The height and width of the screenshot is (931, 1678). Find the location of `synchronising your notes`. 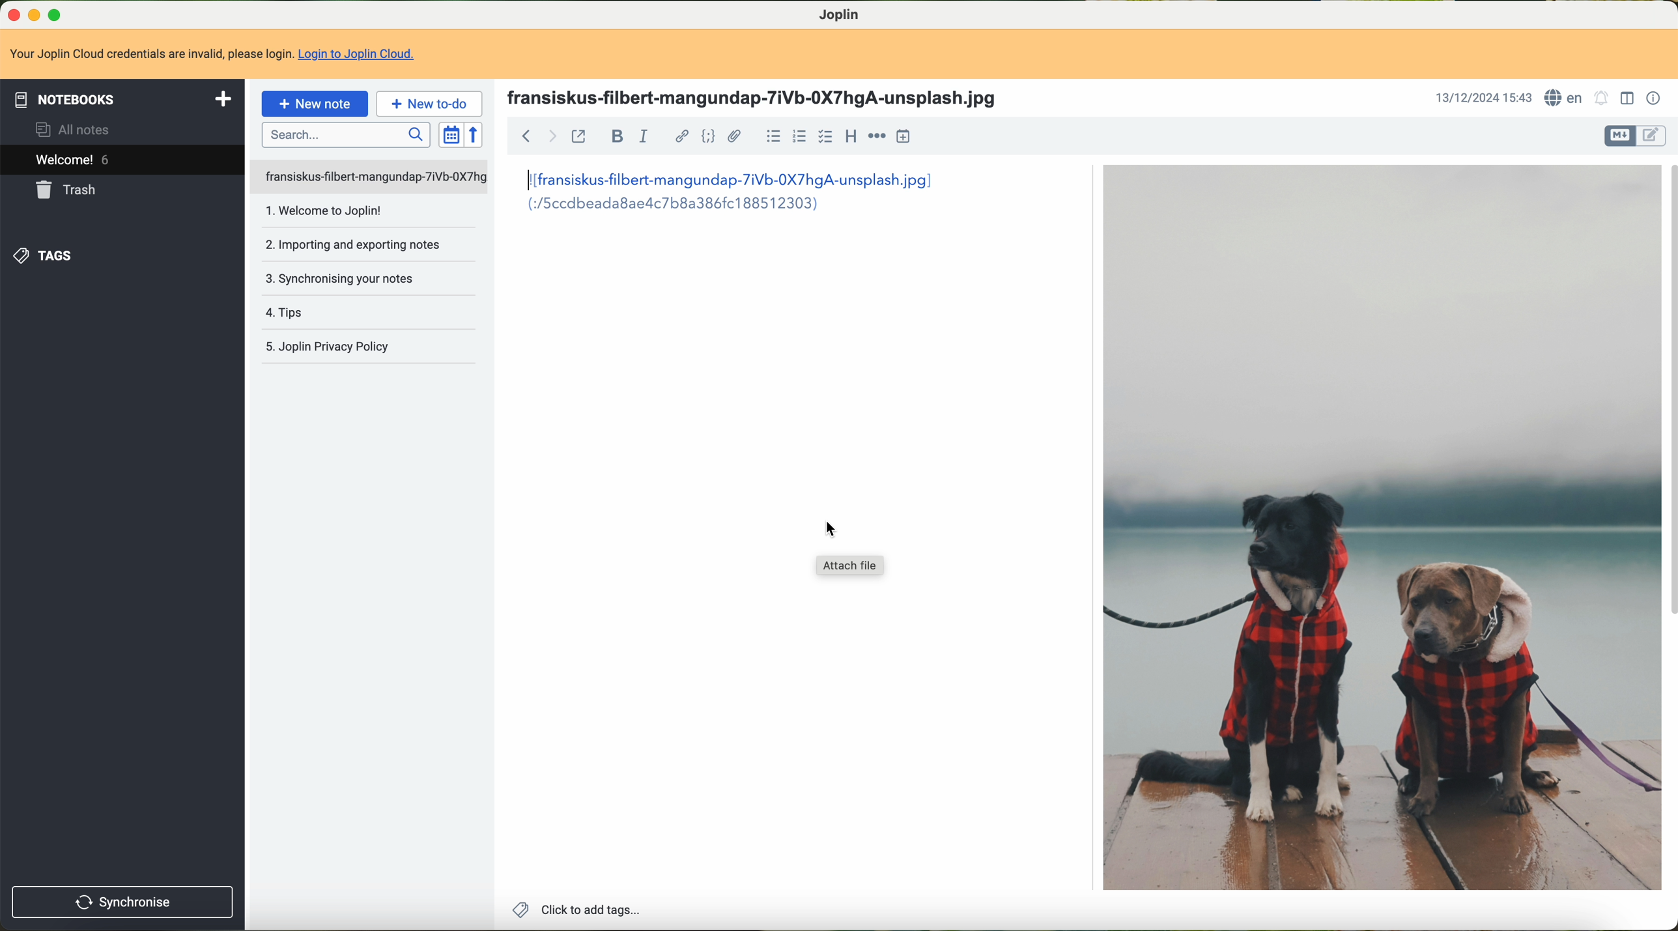

synchronising your notes is located at coordinates (339, 279).